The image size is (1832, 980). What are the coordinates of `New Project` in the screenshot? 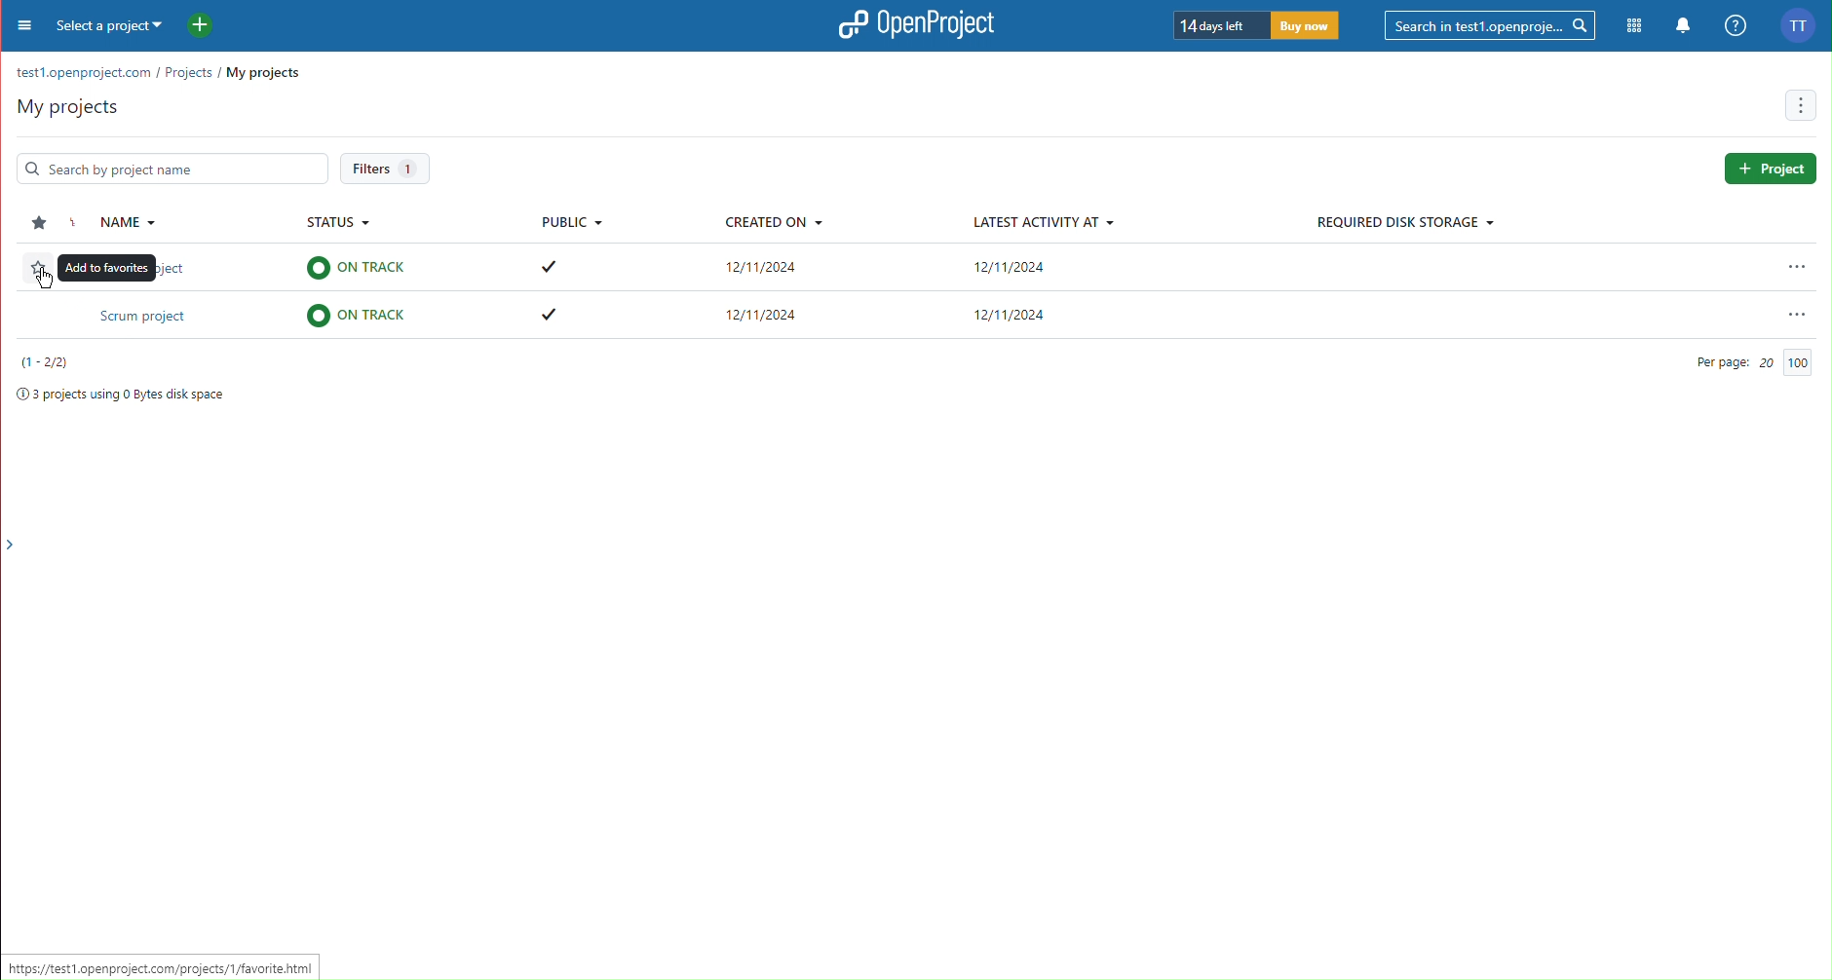 It's located at (200, 26).